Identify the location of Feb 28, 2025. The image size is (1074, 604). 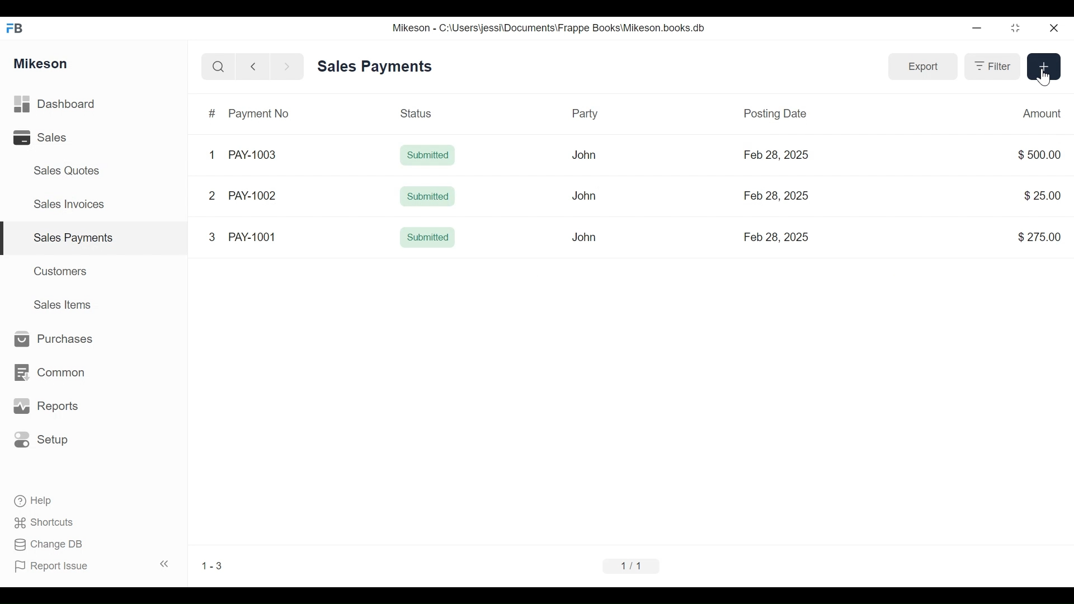
(776, 155).